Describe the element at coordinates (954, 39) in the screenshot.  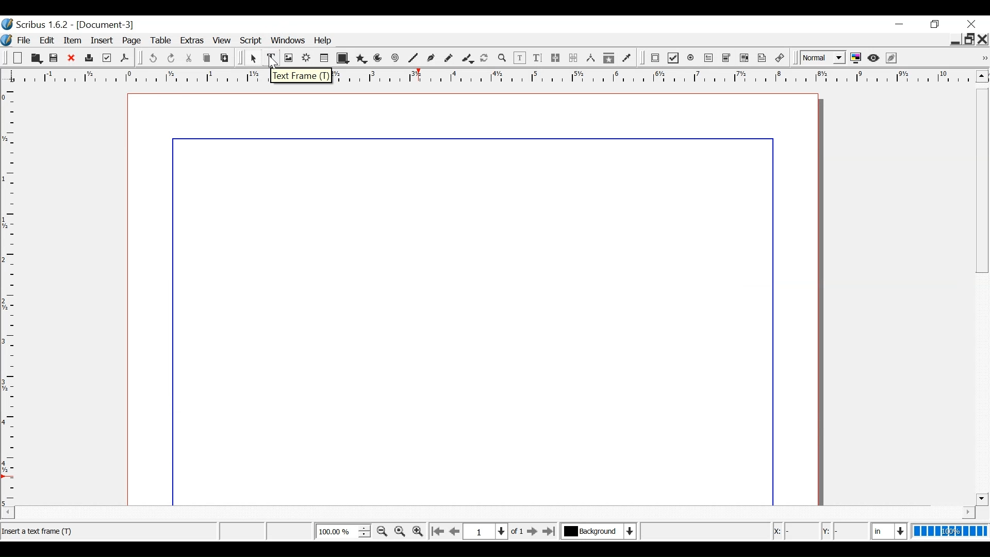
I see `minimie` at that location.